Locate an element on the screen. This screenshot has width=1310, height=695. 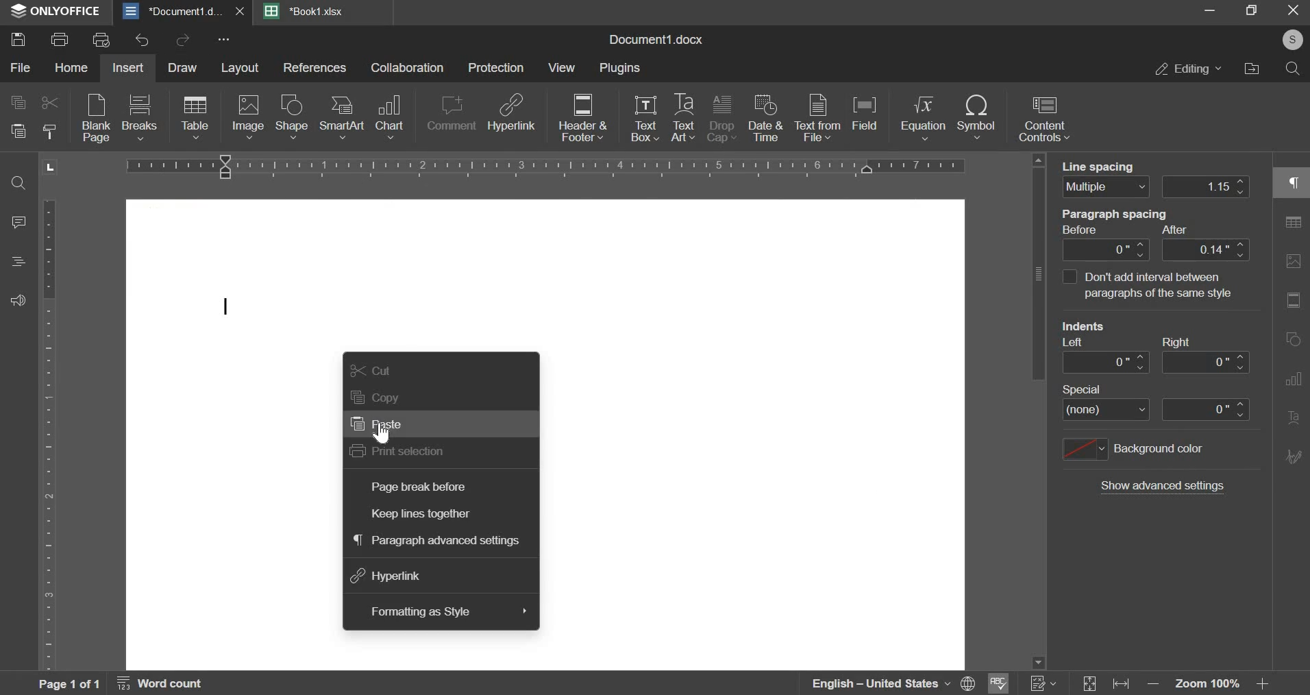
layout is located at coordinates (239, 68).